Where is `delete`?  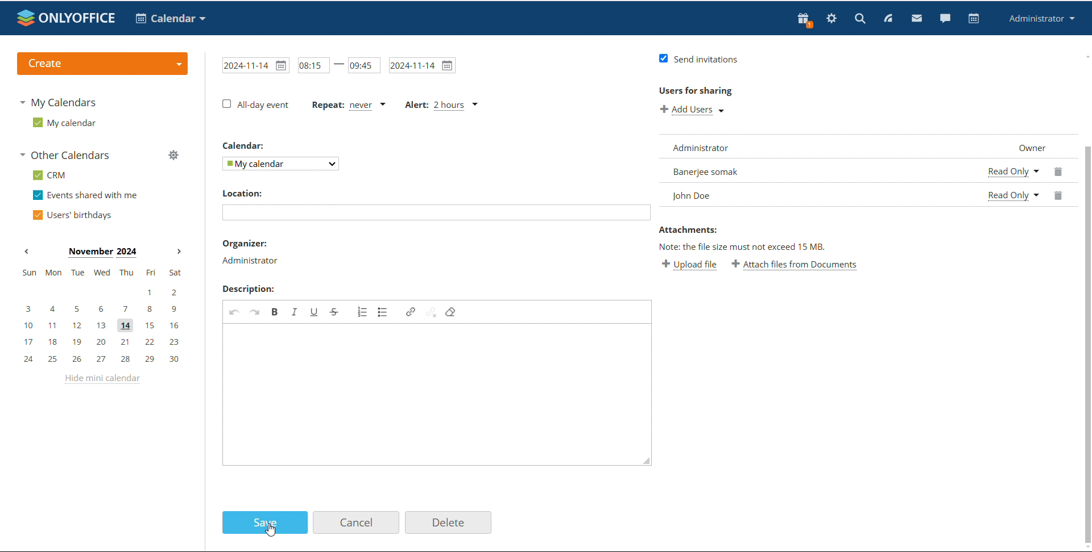
delete is located at coordinates (450, 523).